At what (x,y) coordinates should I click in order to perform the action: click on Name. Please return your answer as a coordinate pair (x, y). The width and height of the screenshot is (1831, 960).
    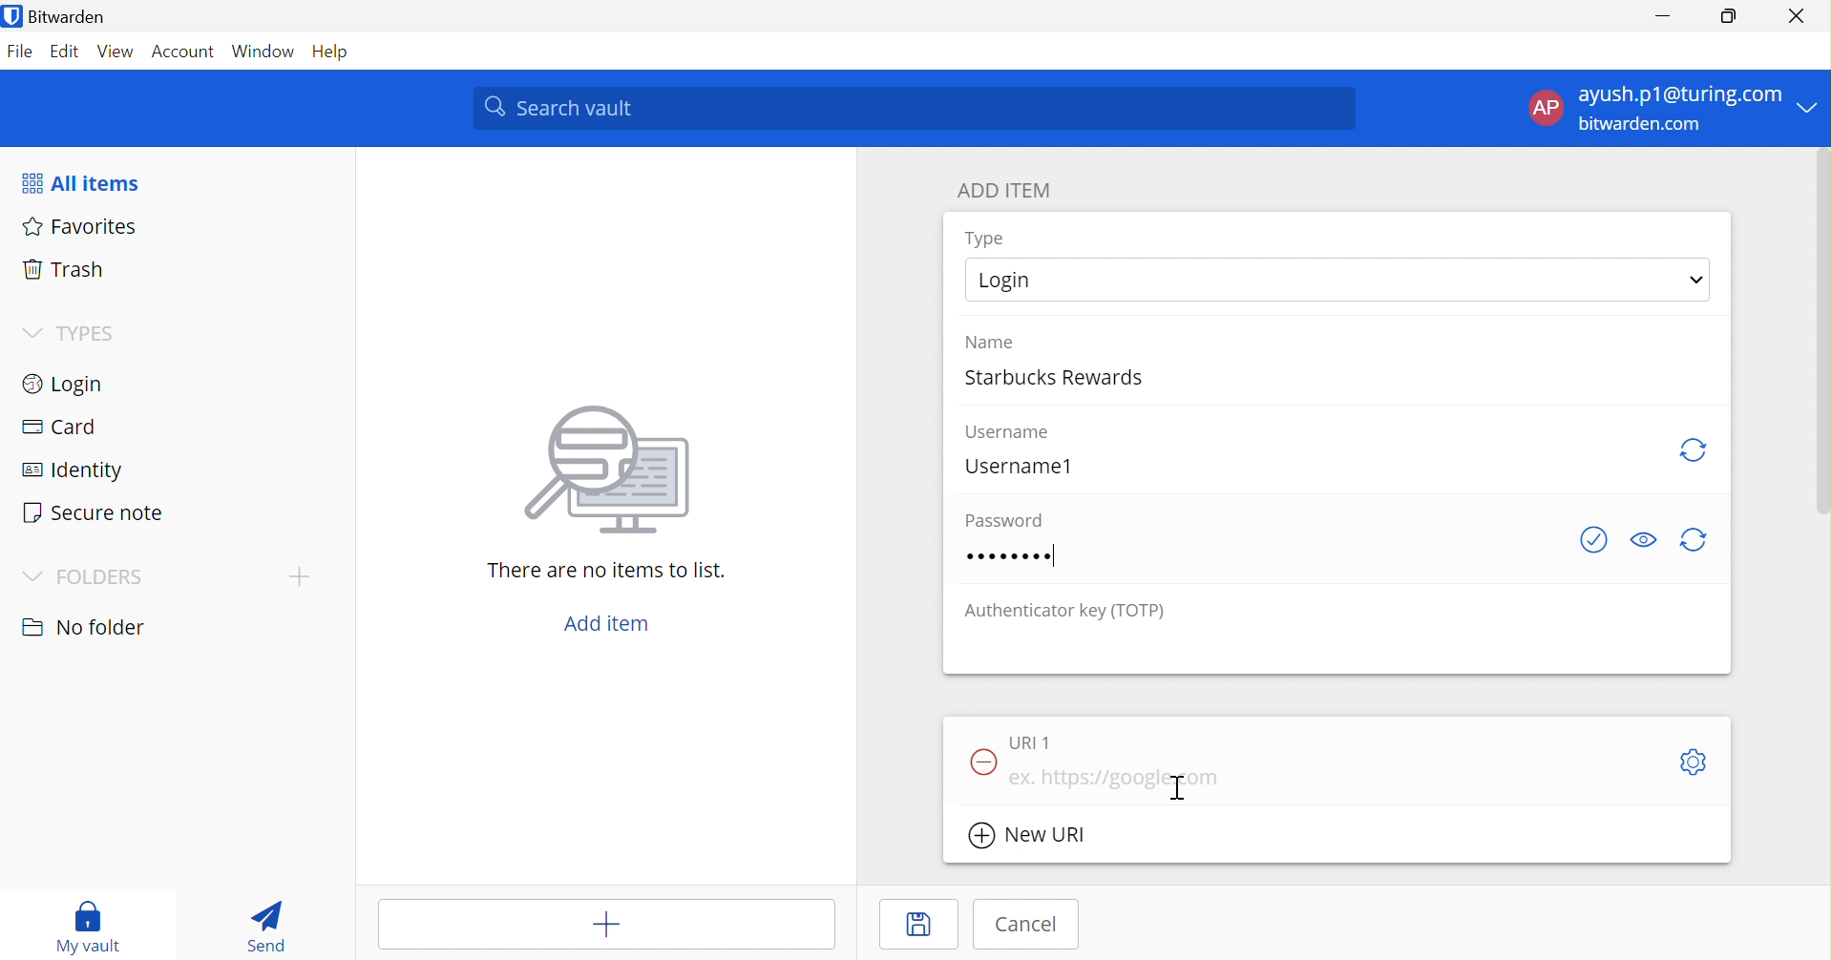
    Looking at the image, I should click on (989, 341).